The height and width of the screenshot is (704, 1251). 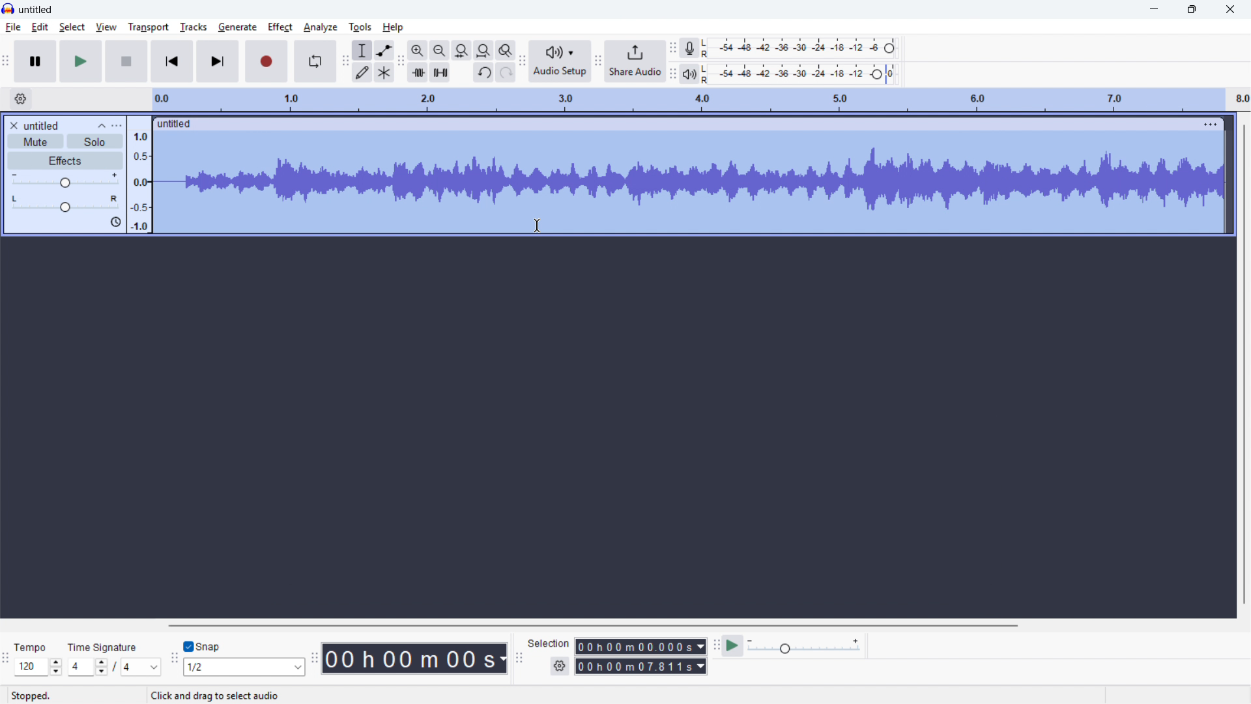 What do you see at coordinates (81, 62) in the screenshot?
I see `play` at bounding box center [81, 62].